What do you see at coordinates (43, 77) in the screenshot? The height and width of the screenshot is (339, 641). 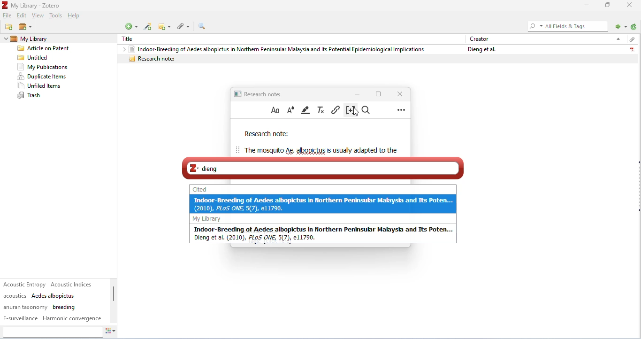 I see `duplicate items` at bounding box center [43, 77].